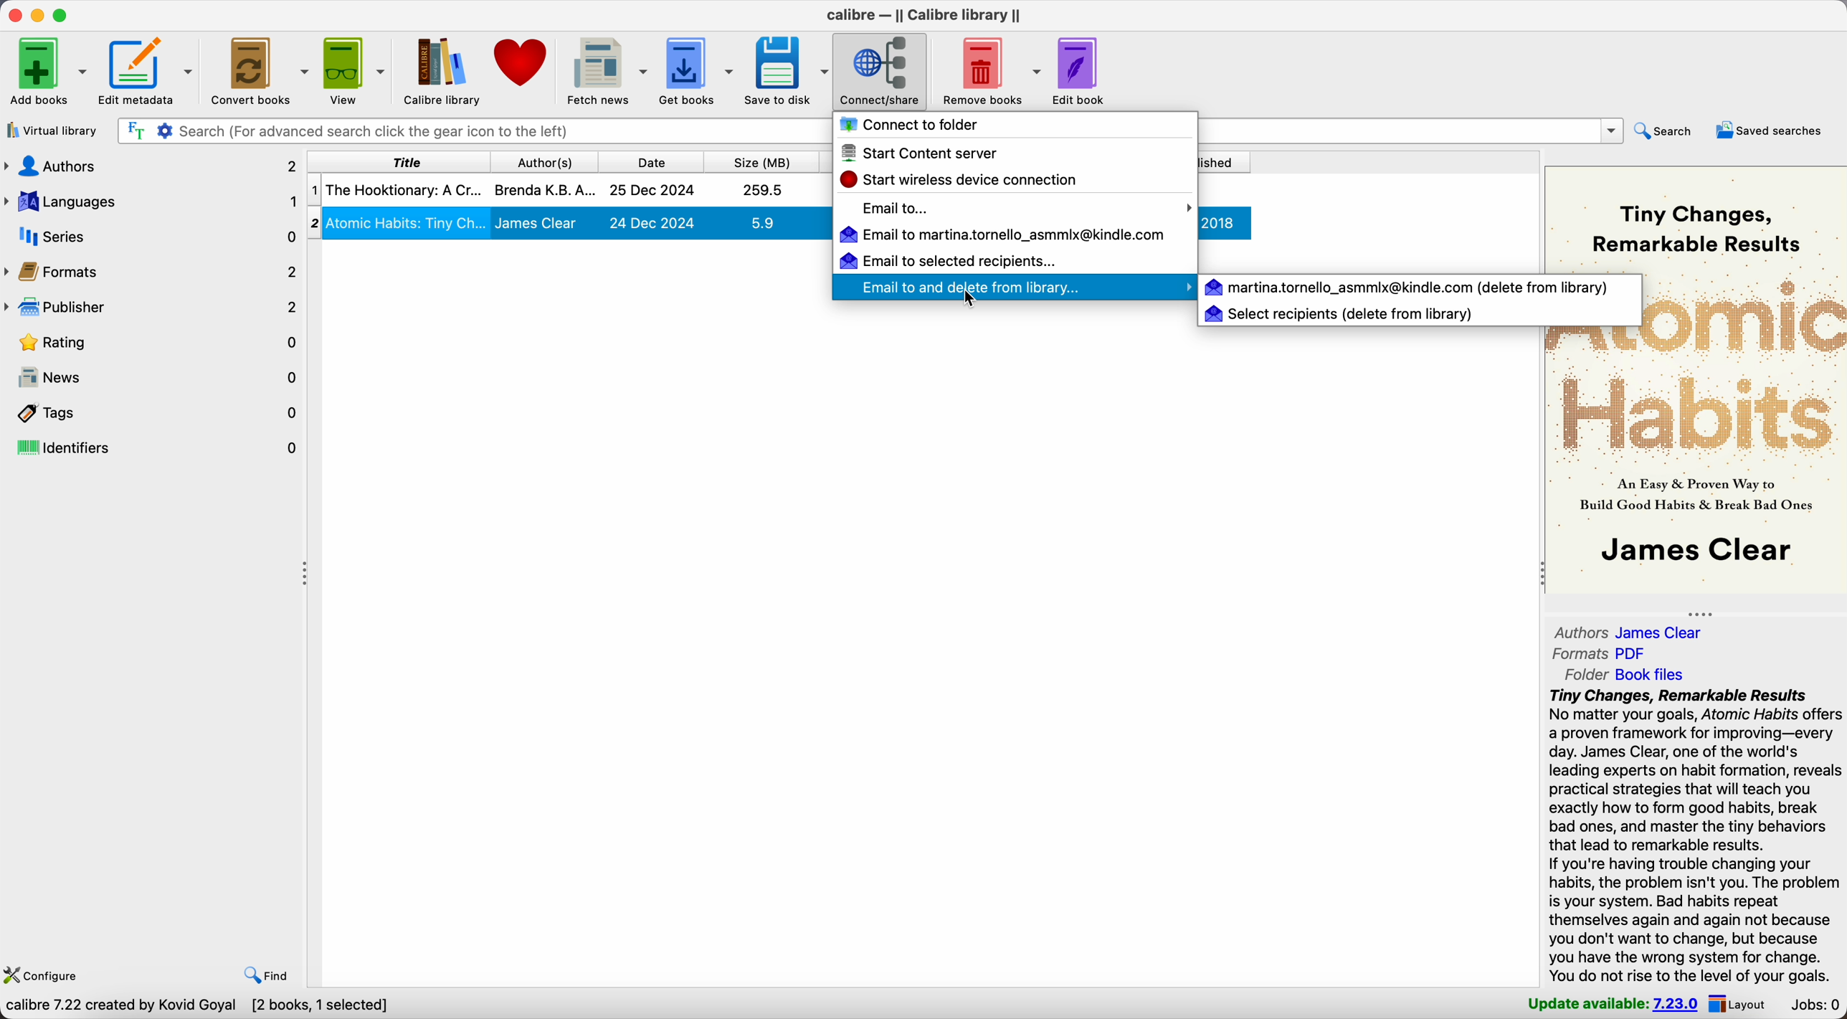 This screenshot has height=1019, width=1847. I want to click on James Clear, so click(1703, 550).